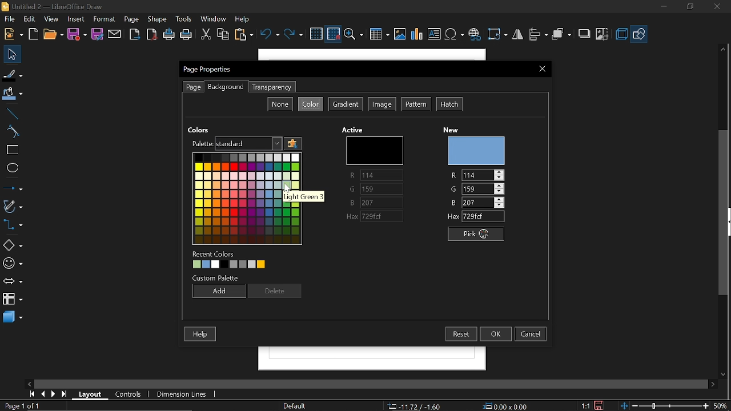 The width and height of the screenshot is (731, 411). What do you see at coordinates (200, 333) in the screenshot?
I see `Help` at bounding box center [200, 333].